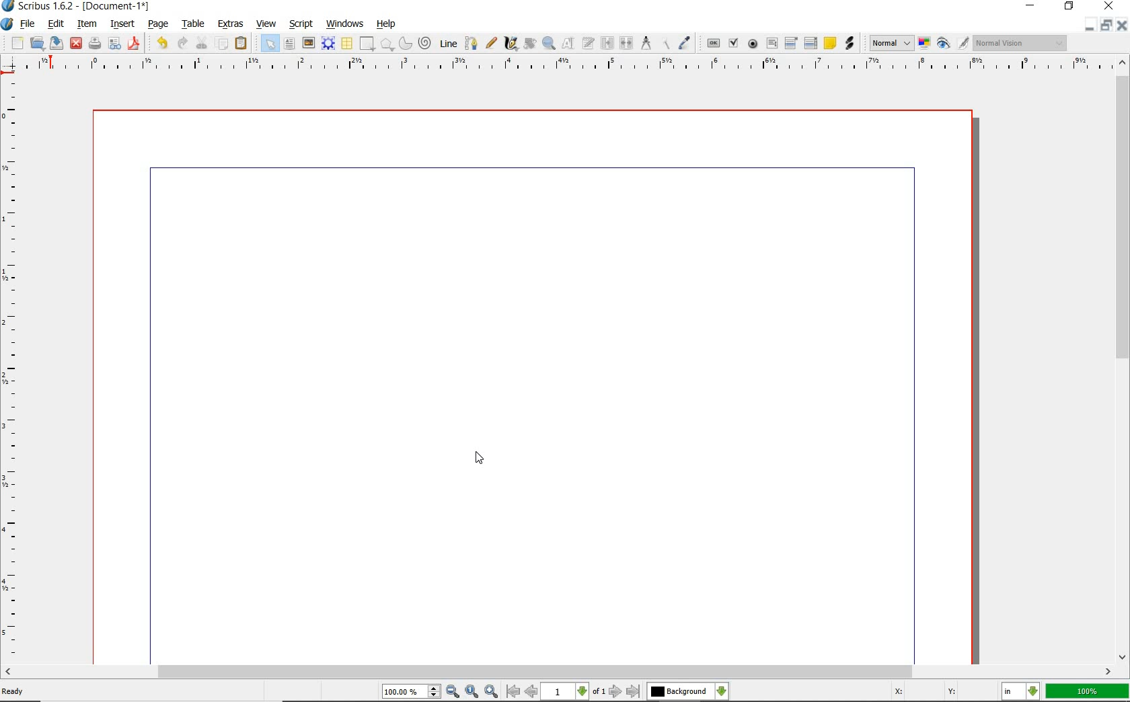  What do you see at coordinates (302, 24) in the screenshot?
I see `script` at bounding box center [302, 24].